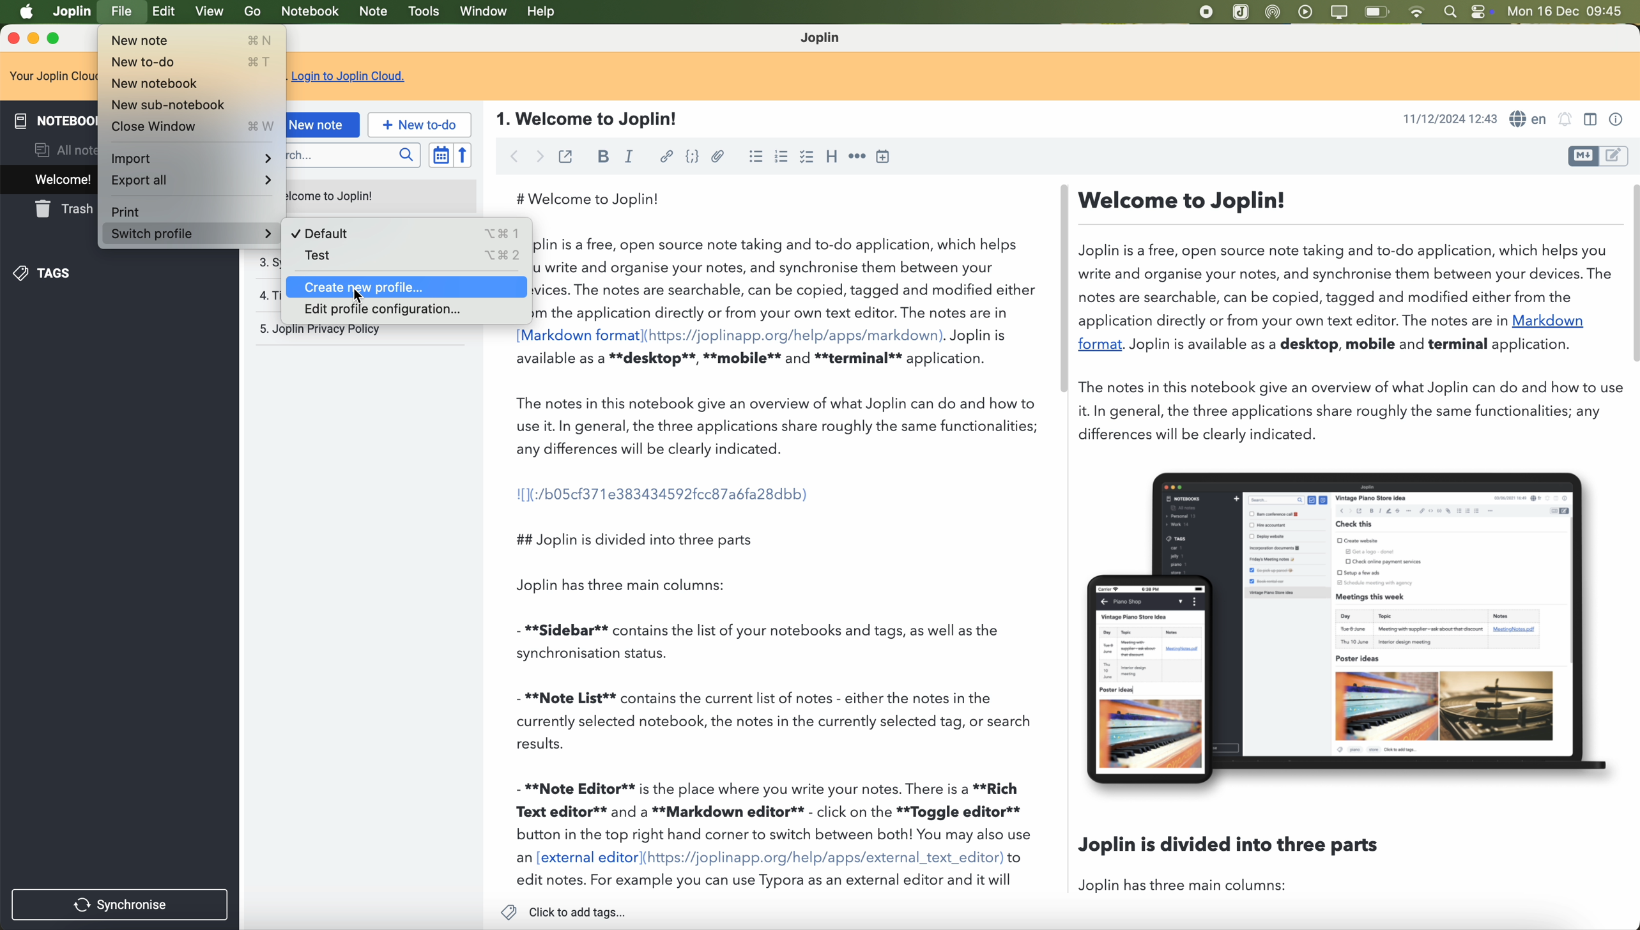  Describe the element at coordinates (123, 14) in the screenshot. I see `Cursor` at that location.